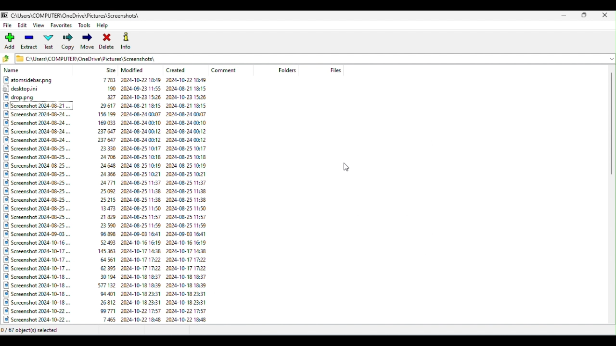 Image resolution: width=616 pixels, height=346 pixels. I want to click on Created, so click(179, 68).